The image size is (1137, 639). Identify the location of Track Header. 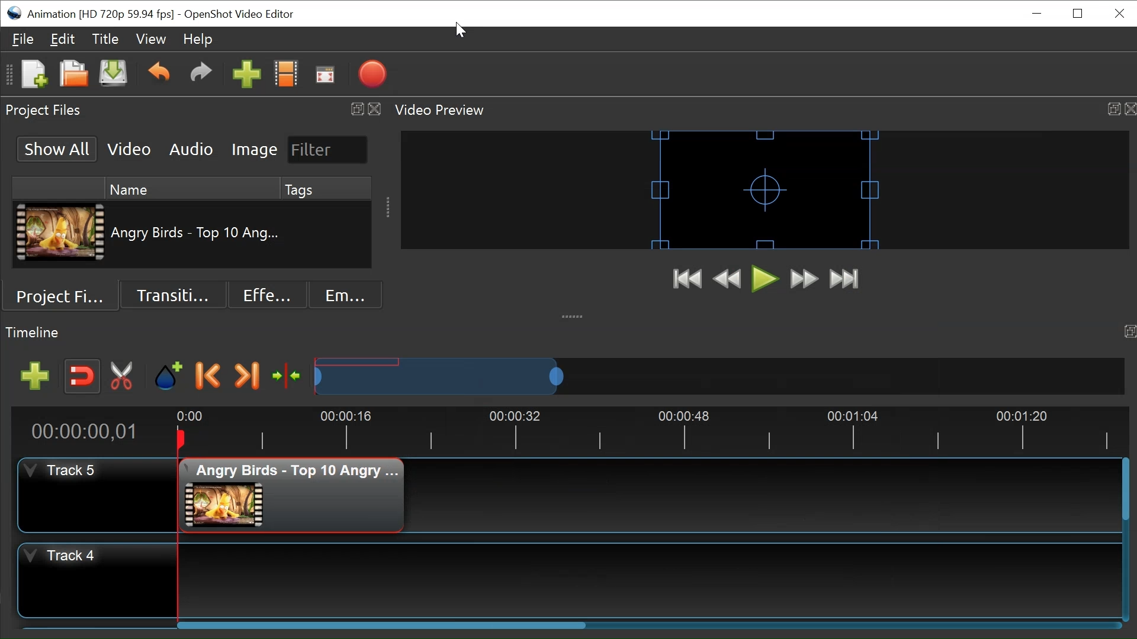
(97, 497).